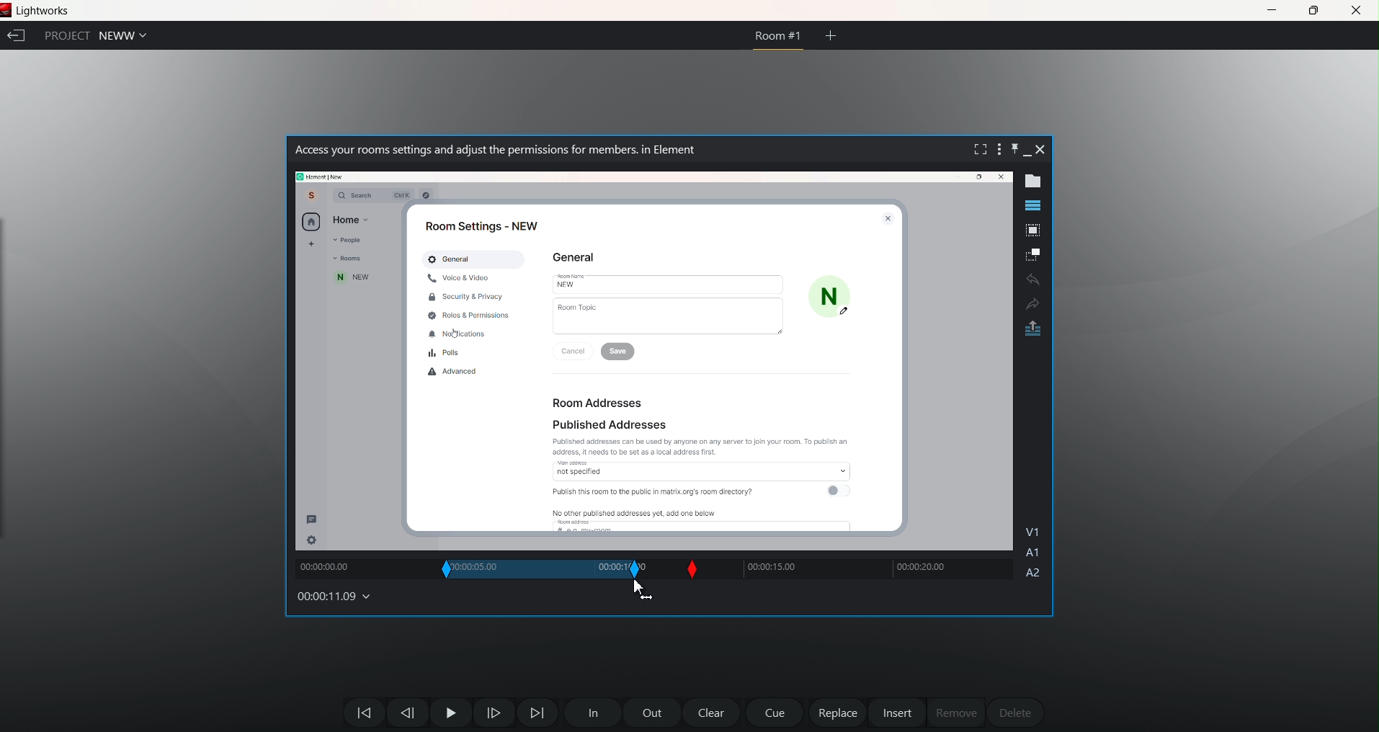  What do you see at coordinates (352, 195) in the screenshot?
I see `Q Search` at bounding box center [352, 195].